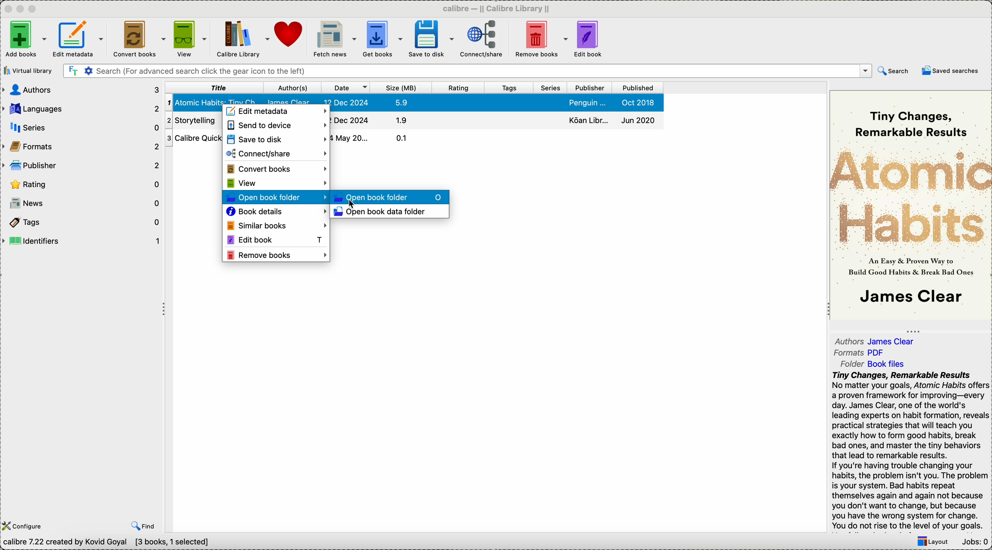 This screenshot has width=992, height=550. I want to click on third book, so click(195, 138).